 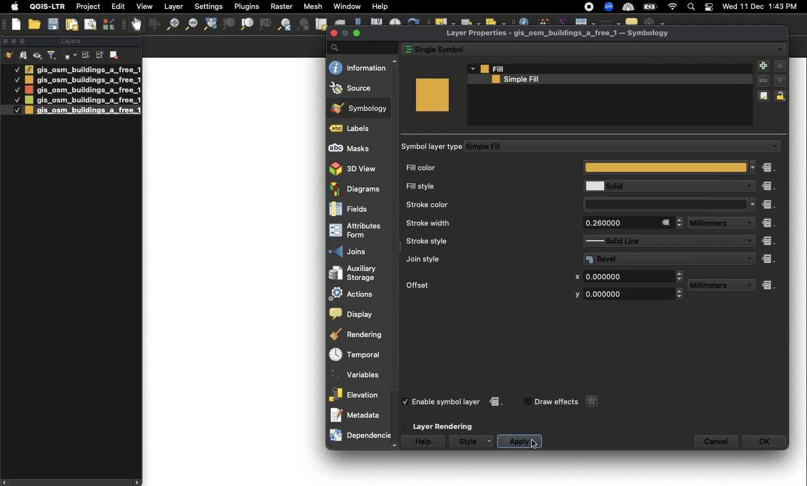 What do you see at coordinates (358, 210) in the screenshot?
I see `Fields` at bounding box center [358, 210].